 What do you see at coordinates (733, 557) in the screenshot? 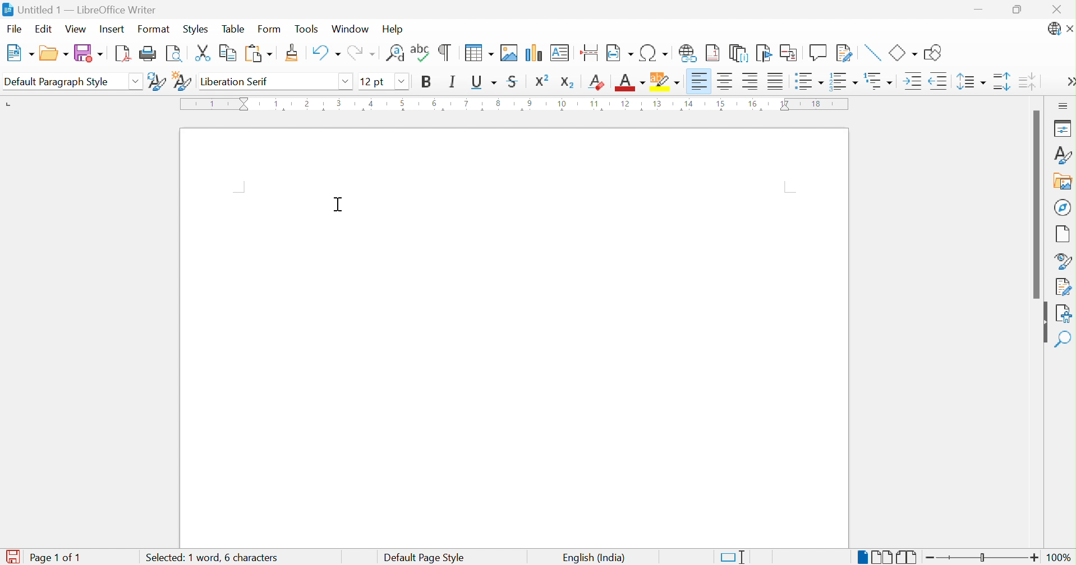
I see `Standard selection. Click to change the selection mode.` at bounding box center [733, 557].